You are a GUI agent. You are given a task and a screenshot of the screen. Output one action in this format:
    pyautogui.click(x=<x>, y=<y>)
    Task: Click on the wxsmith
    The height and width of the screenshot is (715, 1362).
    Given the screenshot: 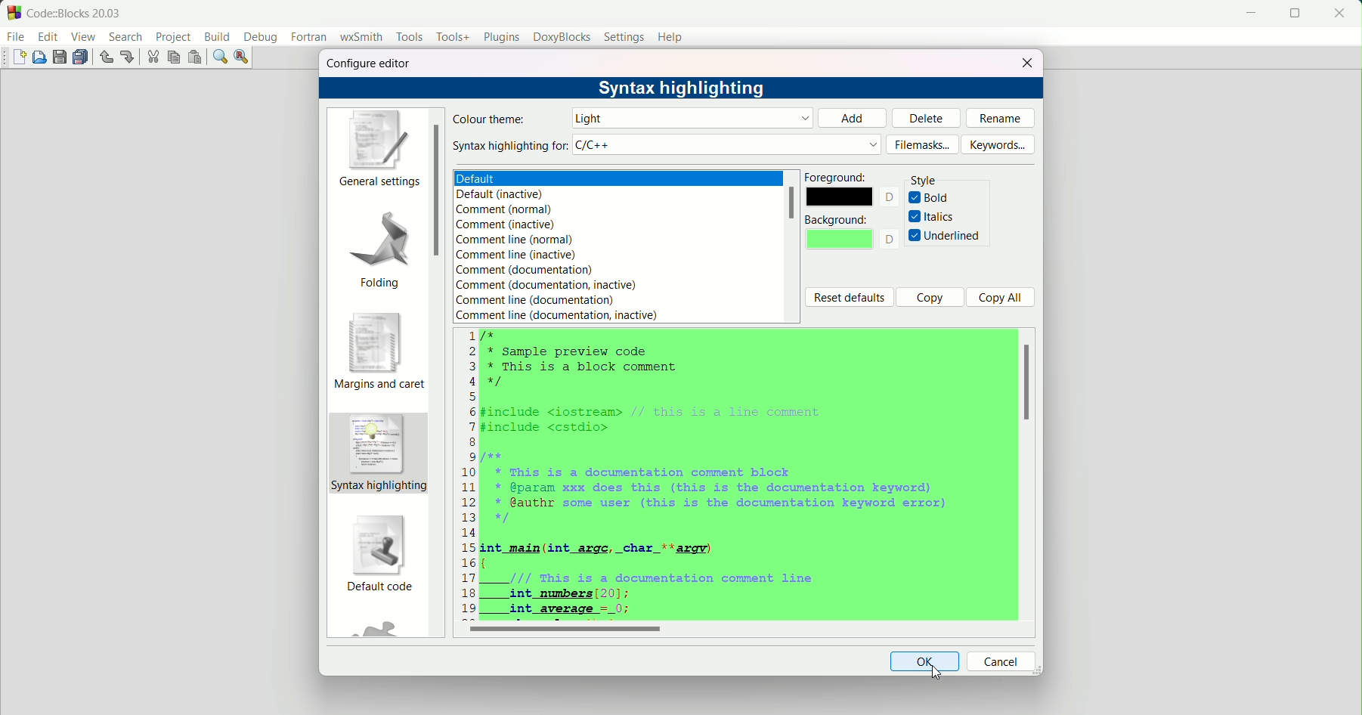 What is the action you would take?
    pyautogui.click(x=361, y=39)
    